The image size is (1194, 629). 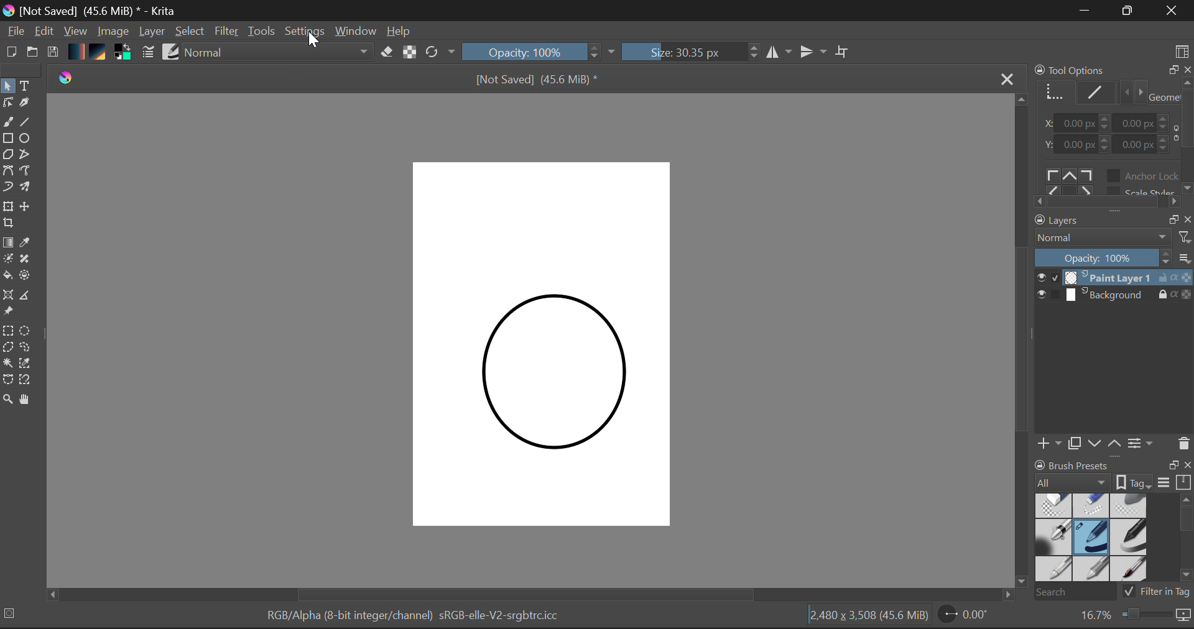 What do you see at coordinates (190, 32) in the screenshot?
I see `Select` at bounding box center [190, 32].